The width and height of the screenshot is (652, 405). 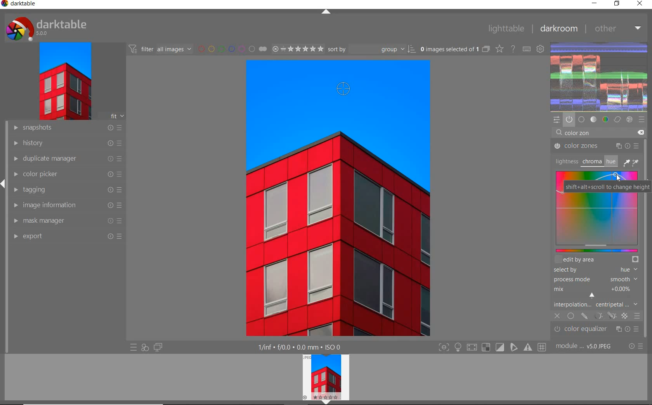 What do you see at coordinates (66, 144) in the screenshot?
I see `history` at bounding box center [66, 144].